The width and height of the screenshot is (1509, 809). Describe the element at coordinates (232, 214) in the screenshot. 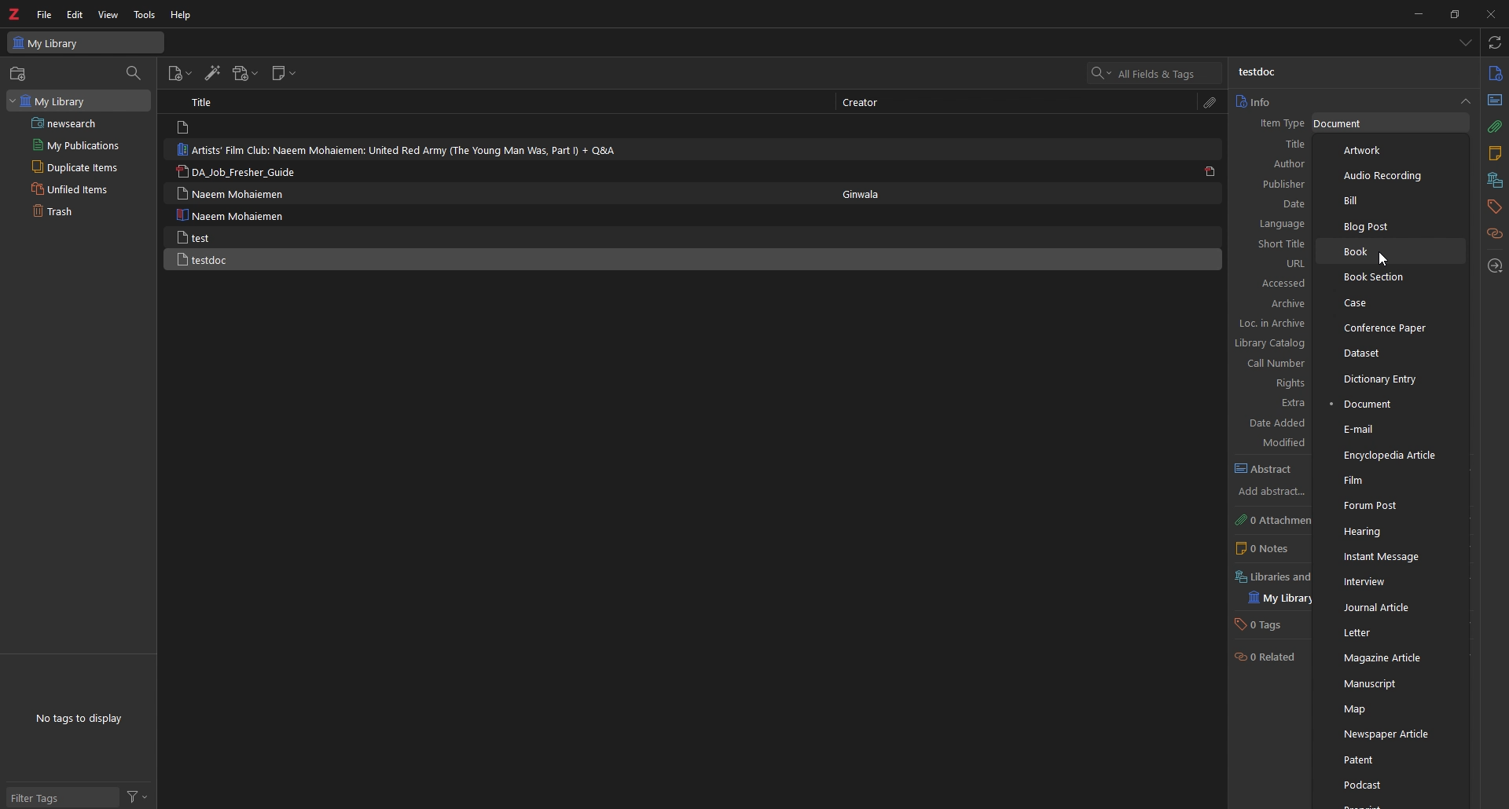

I see `Naeem Mohaiemen` at that location.